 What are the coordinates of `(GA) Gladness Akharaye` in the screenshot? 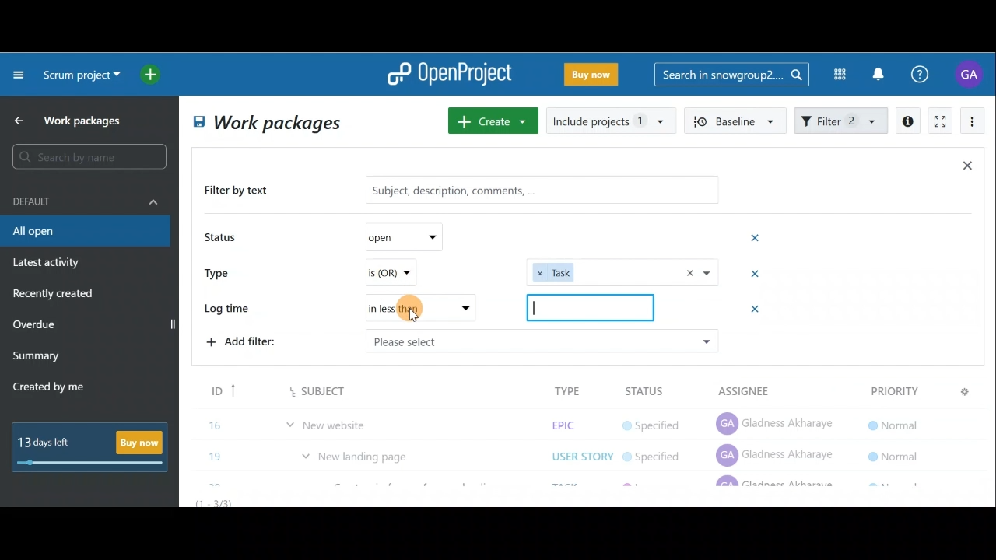 It's located at (776, 454).